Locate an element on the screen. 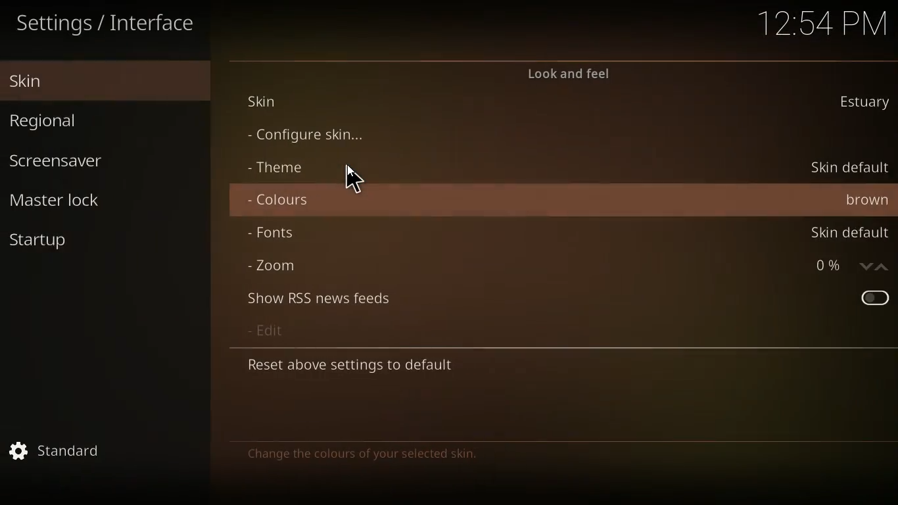  Reset above settings to default is located at coordinates (355, 368).